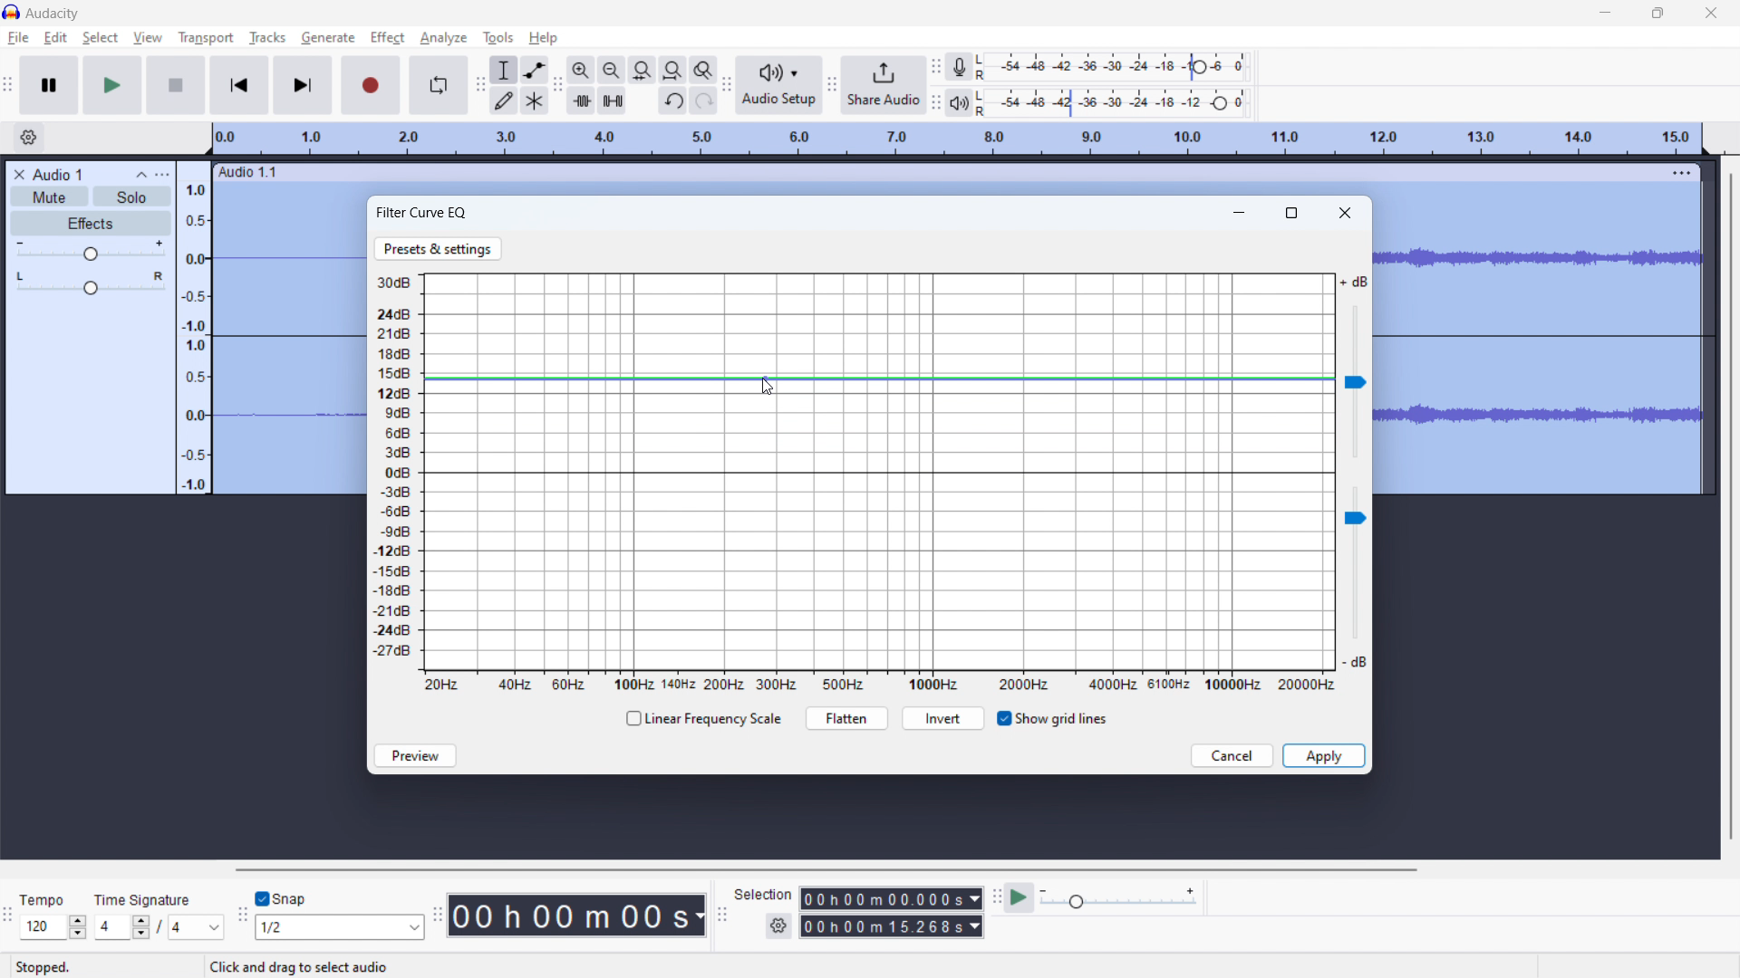  What do you see at coordinates (1118, 103) in the screenshot?
I see `playback level` at bounding box center [1118, 103].